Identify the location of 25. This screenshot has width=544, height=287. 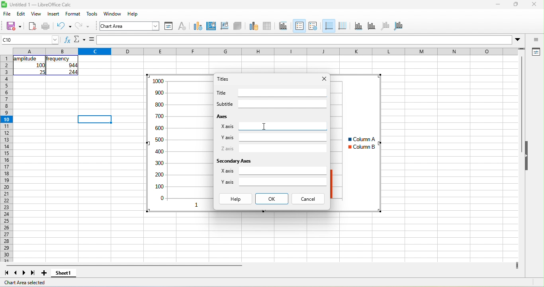
(42, 72).